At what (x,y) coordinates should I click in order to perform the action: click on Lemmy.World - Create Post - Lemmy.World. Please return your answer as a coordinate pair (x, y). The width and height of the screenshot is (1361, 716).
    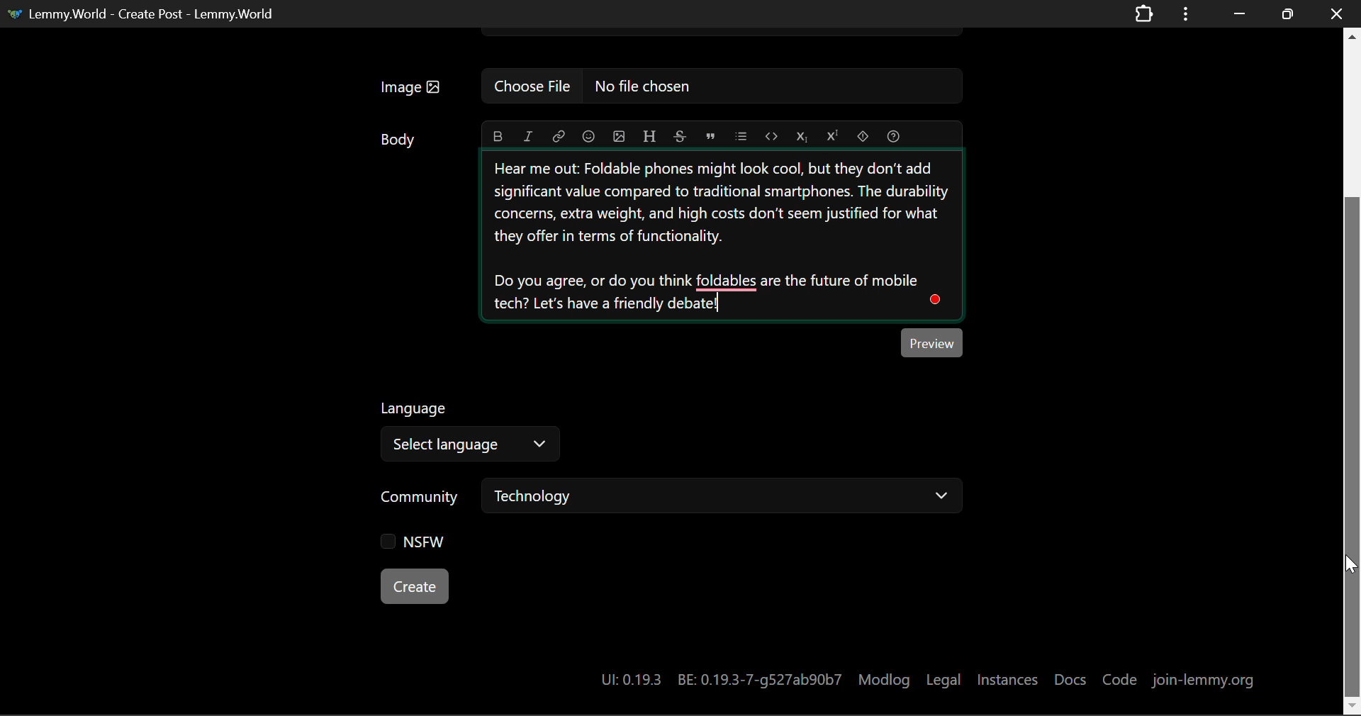
    Looking at the image, I should click on (144, 13).